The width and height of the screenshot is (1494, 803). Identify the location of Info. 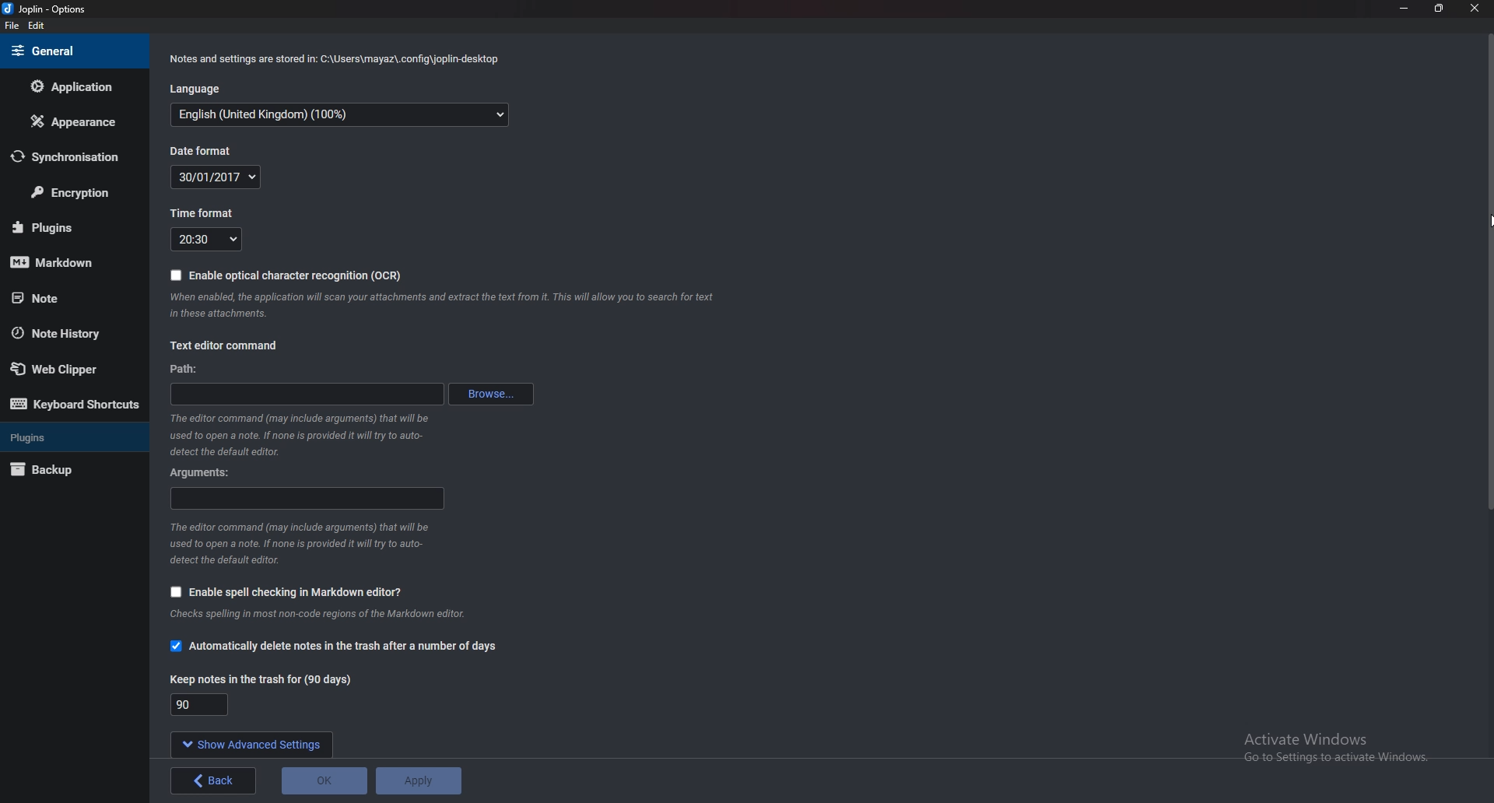
(299, 435).